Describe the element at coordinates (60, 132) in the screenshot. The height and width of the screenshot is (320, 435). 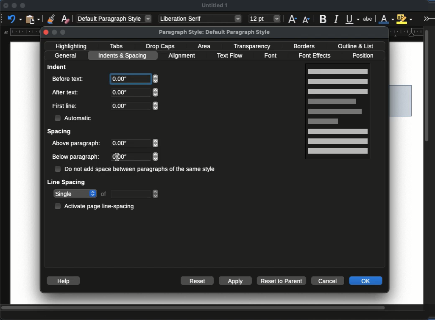
I see `spacing` at that location.